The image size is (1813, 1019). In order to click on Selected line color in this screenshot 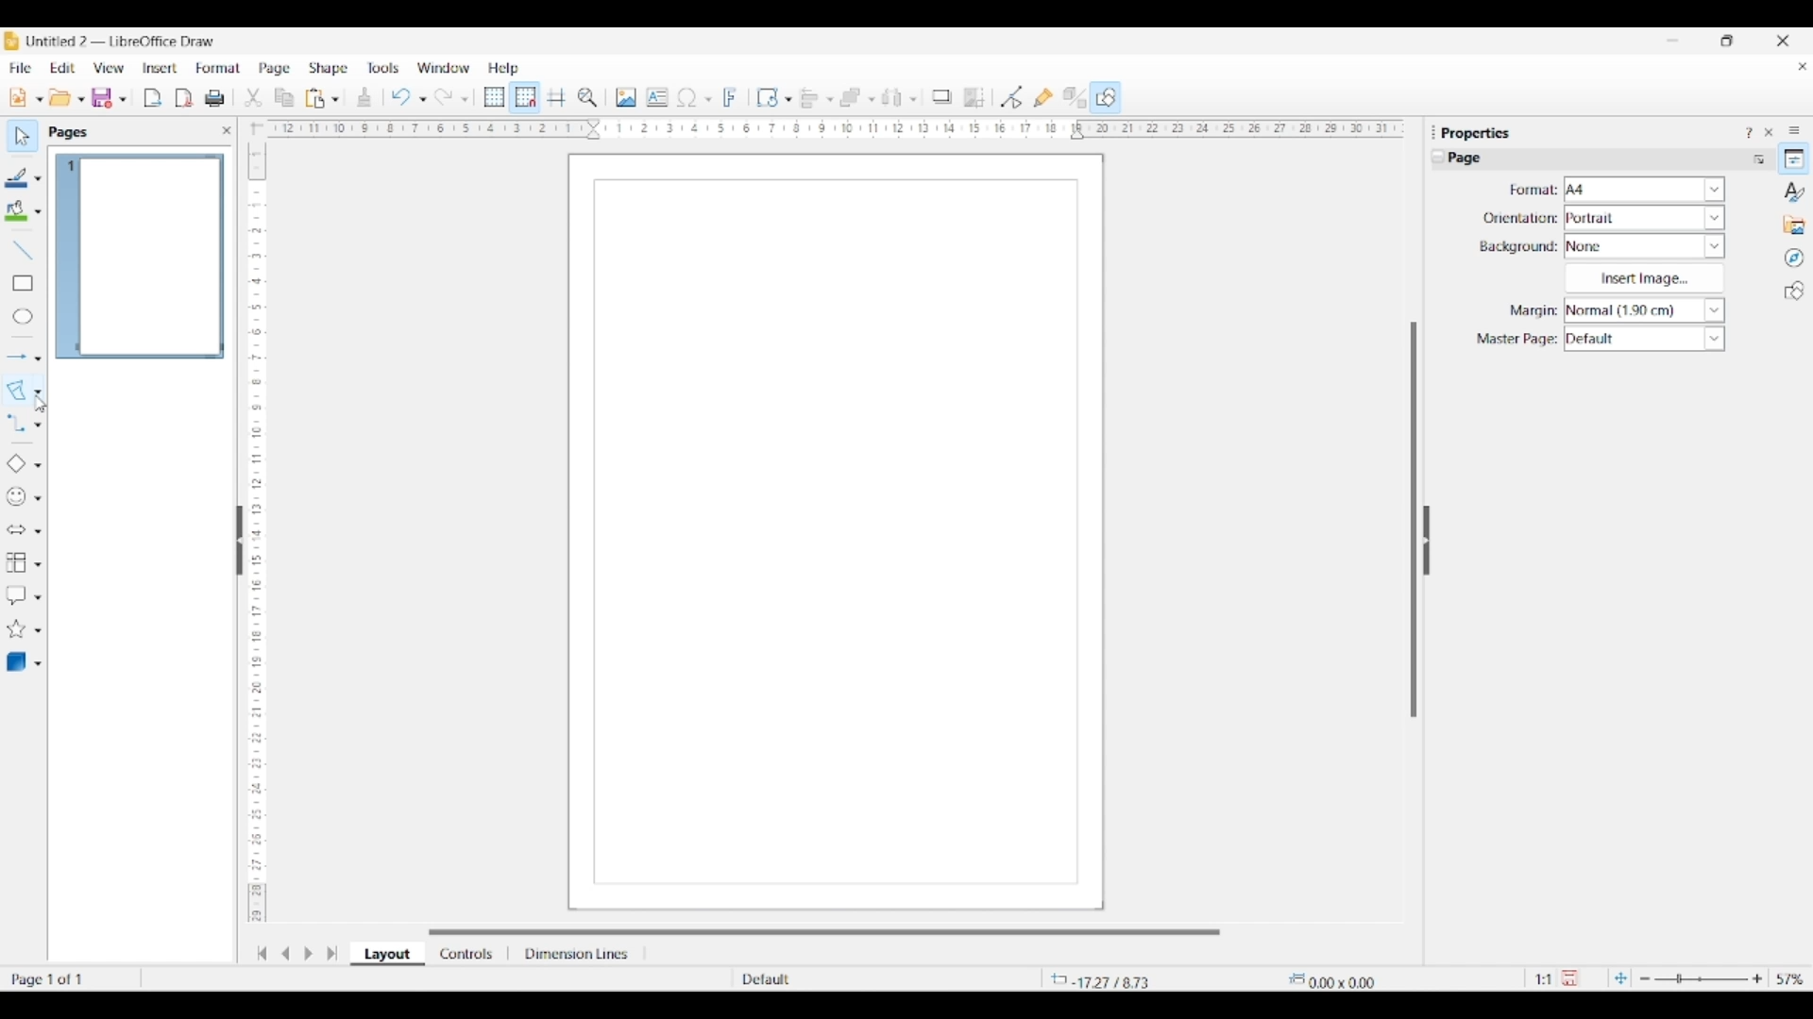, I will do `click(14, 178)`.